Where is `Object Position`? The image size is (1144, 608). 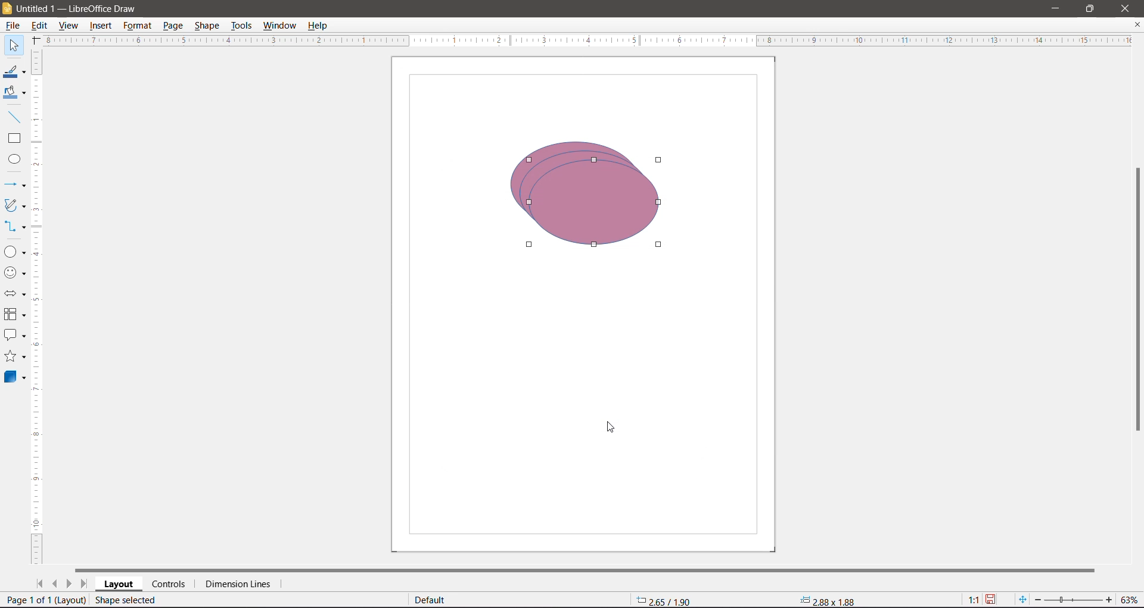
Object Position is located at coordinates (664, 600).